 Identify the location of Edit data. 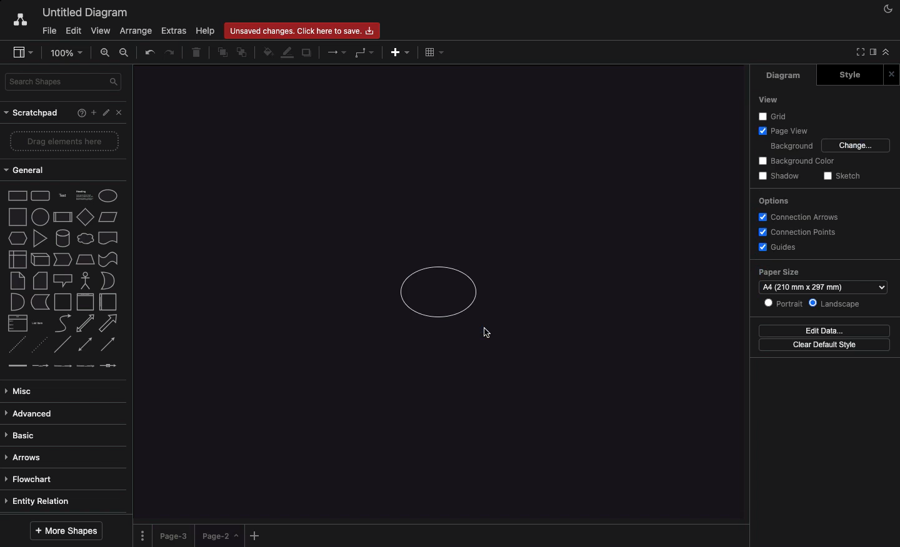
(825, 331).